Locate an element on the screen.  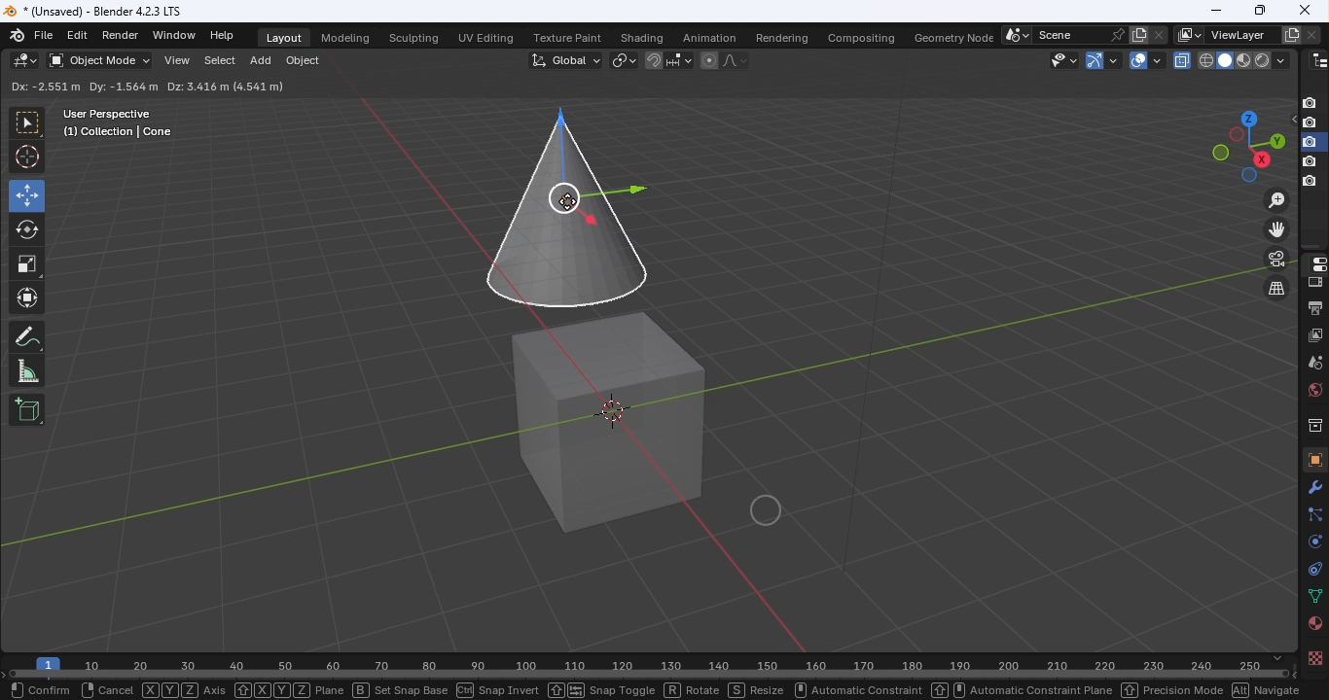
Transform pivot point is located at coordinates (621, 59).